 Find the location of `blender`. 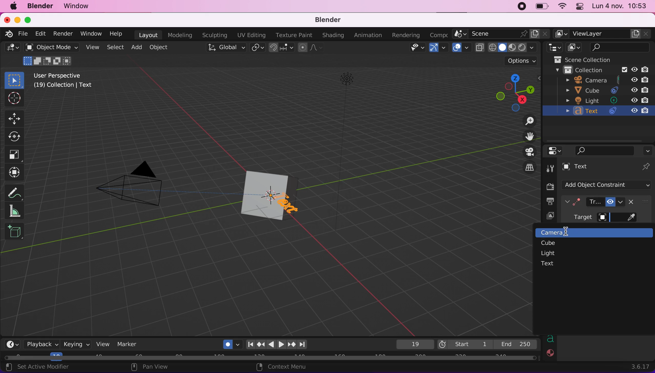

blender is located at coordinates (43, 7).